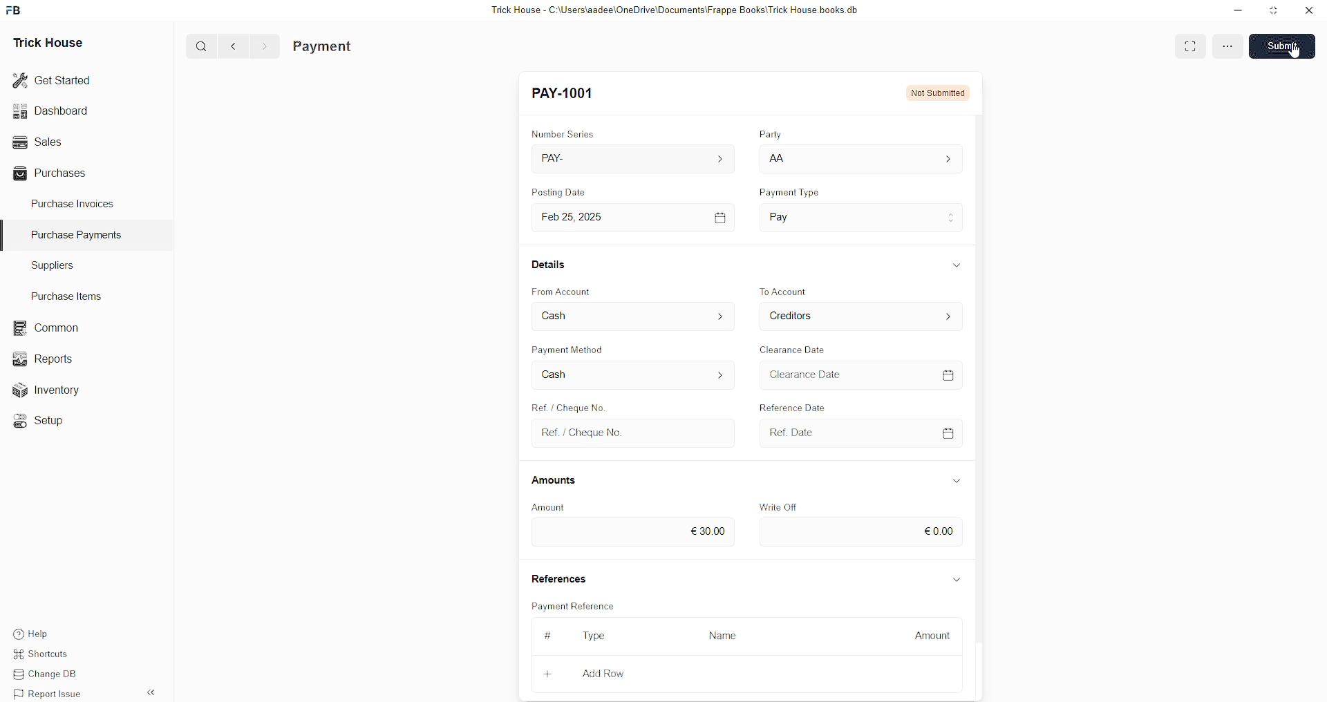  Describe the element at coordinates (1284, 45) in the screenshot. I see `Submit` at that location.